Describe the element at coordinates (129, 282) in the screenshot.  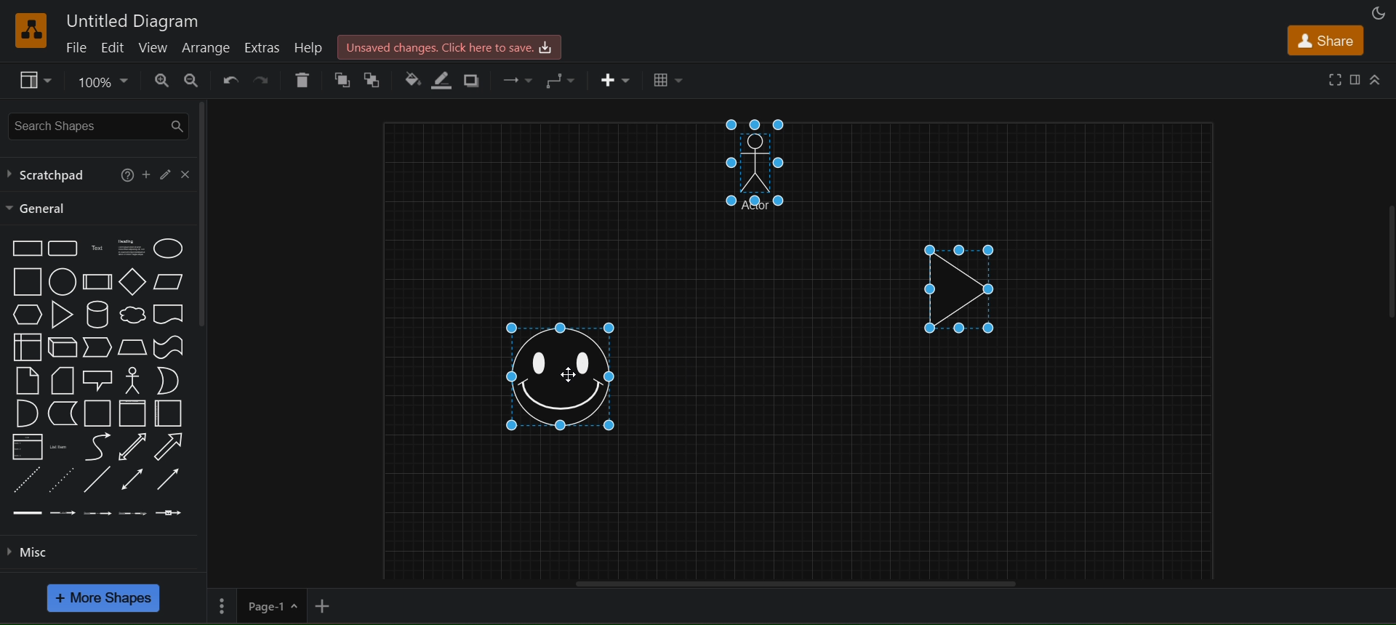
I see `diamond` at that location.